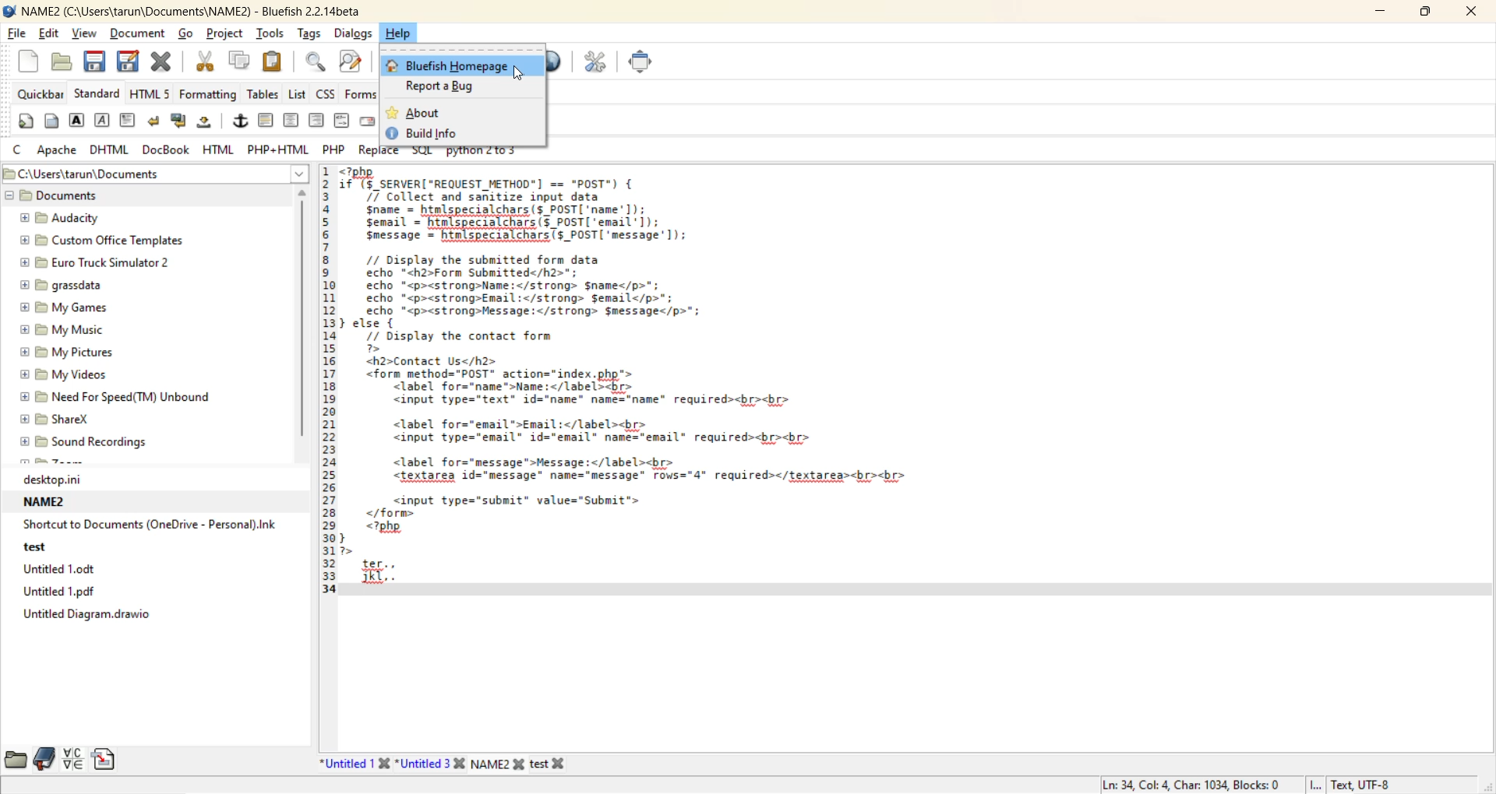 This screenshot has width=1496, height=794. What do you see at coordinates (18, 757) in the screenshot?
I see `file browser` at bounding box center [18, 757].